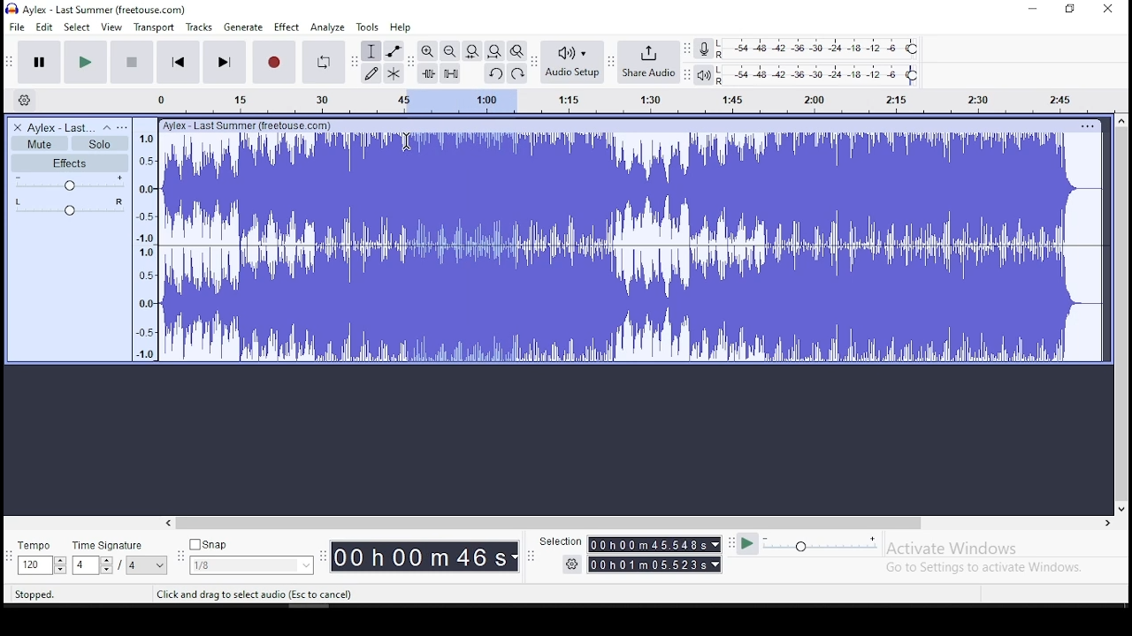 The height and width of the screenshot is (636, 1132). I want to click on share audio, so click(651, 63).